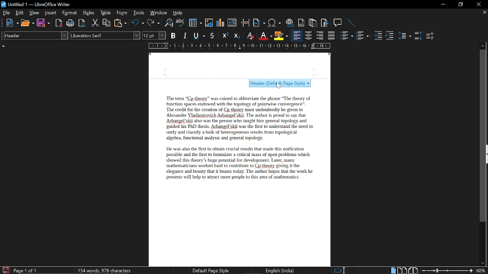 The width and height of the screenshot is (488, 274). Describe the element at coordinates (402, 271) in the screenshot. I see `Multiple page view` at that location.